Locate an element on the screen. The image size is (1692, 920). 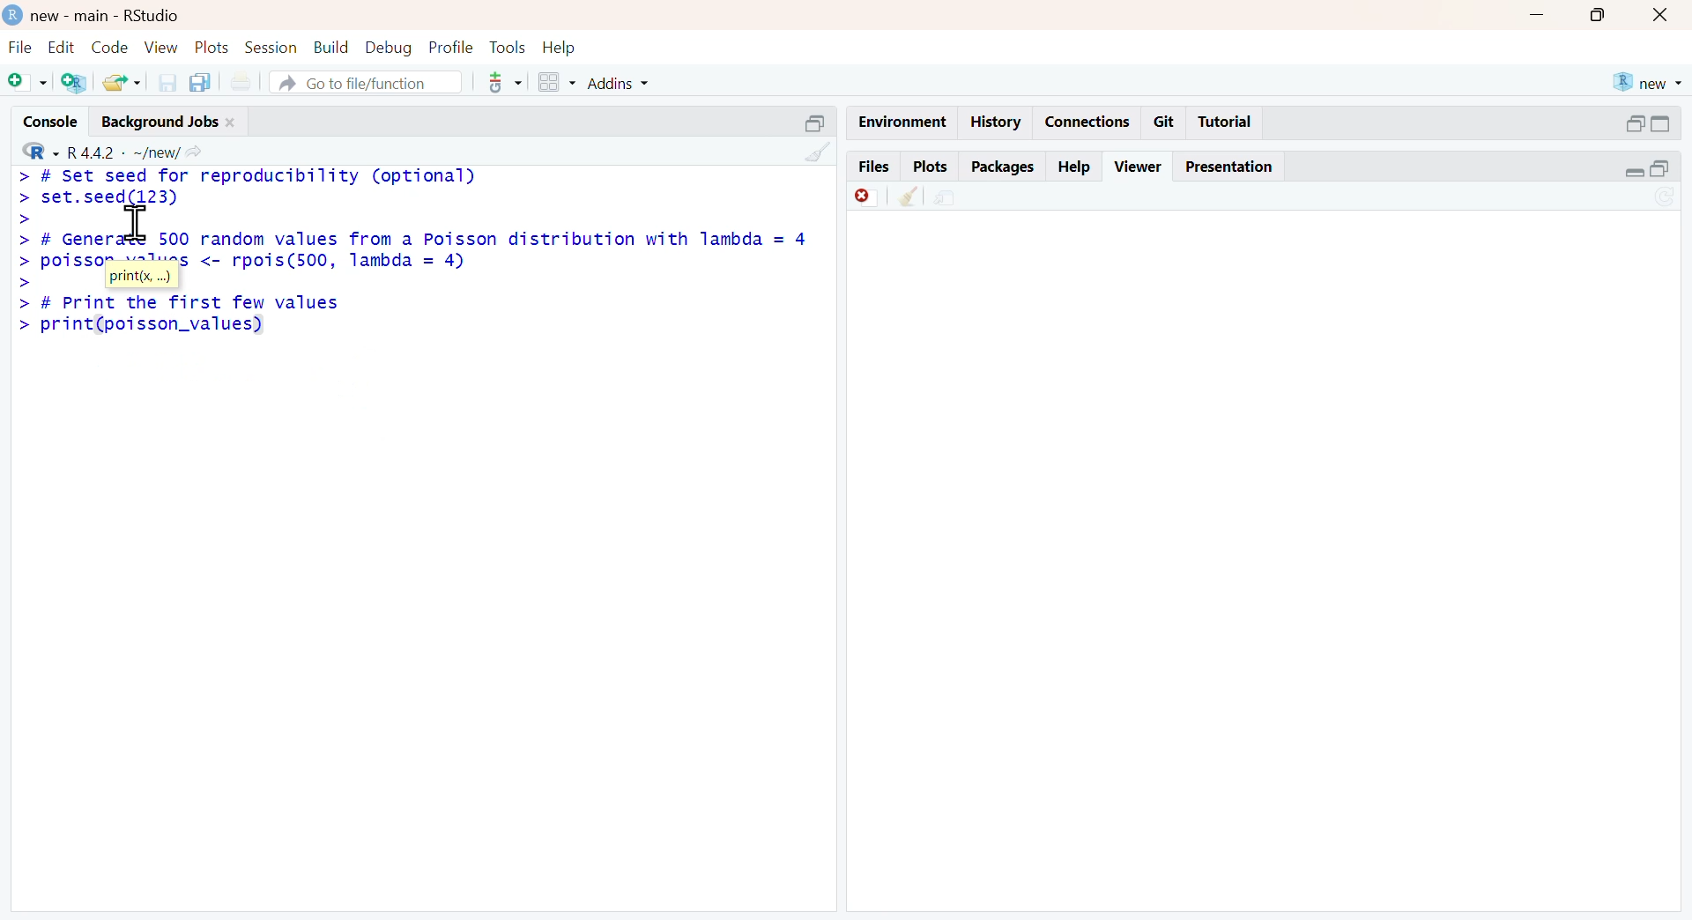
maximise is located at coordinates (1599, 14).